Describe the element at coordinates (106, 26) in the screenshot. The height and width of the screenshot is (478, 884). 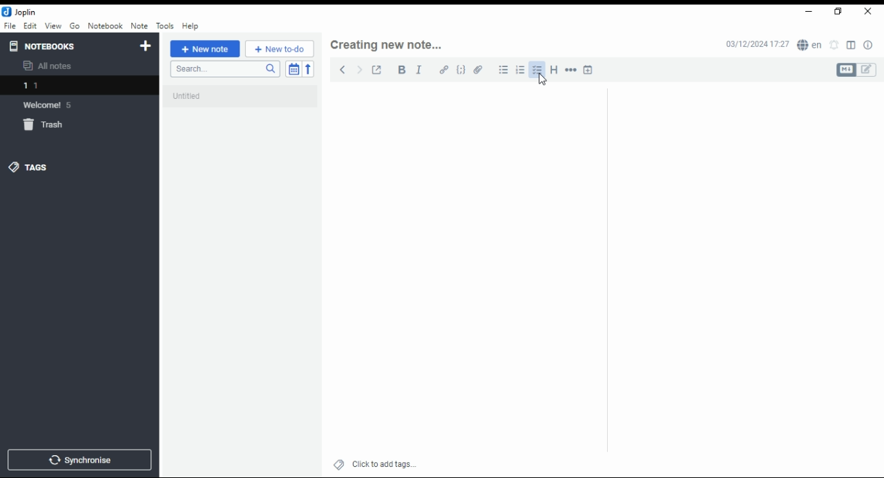
I see `notebook` at that location.